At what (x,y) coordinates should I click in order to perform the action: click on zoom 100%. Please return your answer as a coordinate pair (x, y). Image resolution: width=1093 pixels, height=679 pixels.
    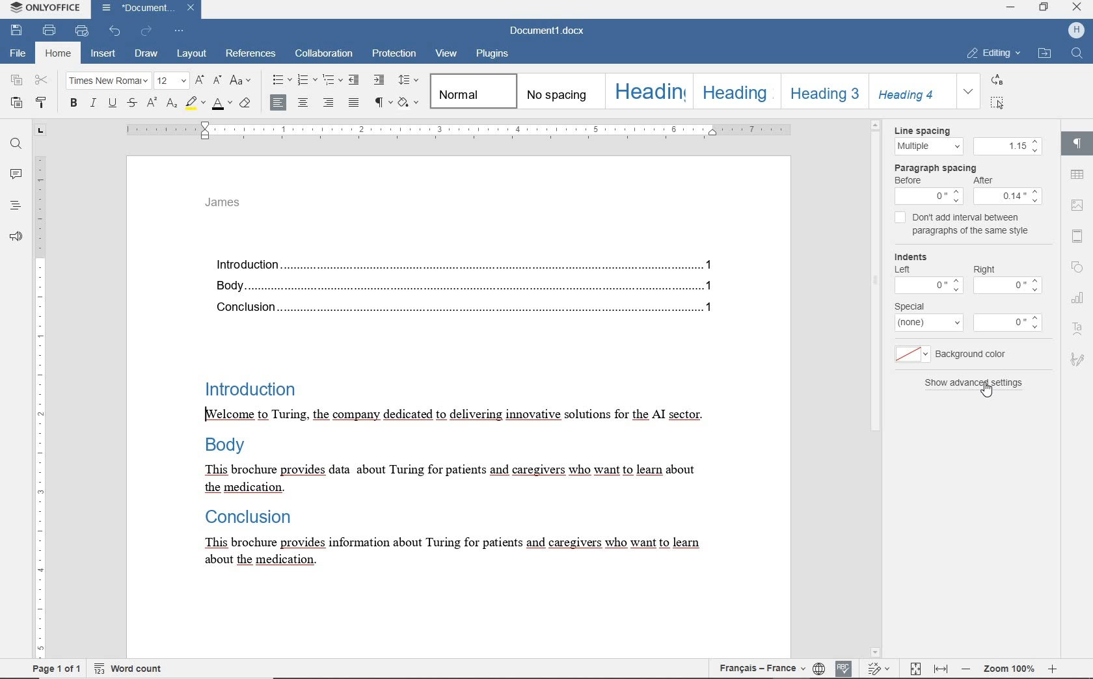
    Looking at the image, I should click on (1007, 671).